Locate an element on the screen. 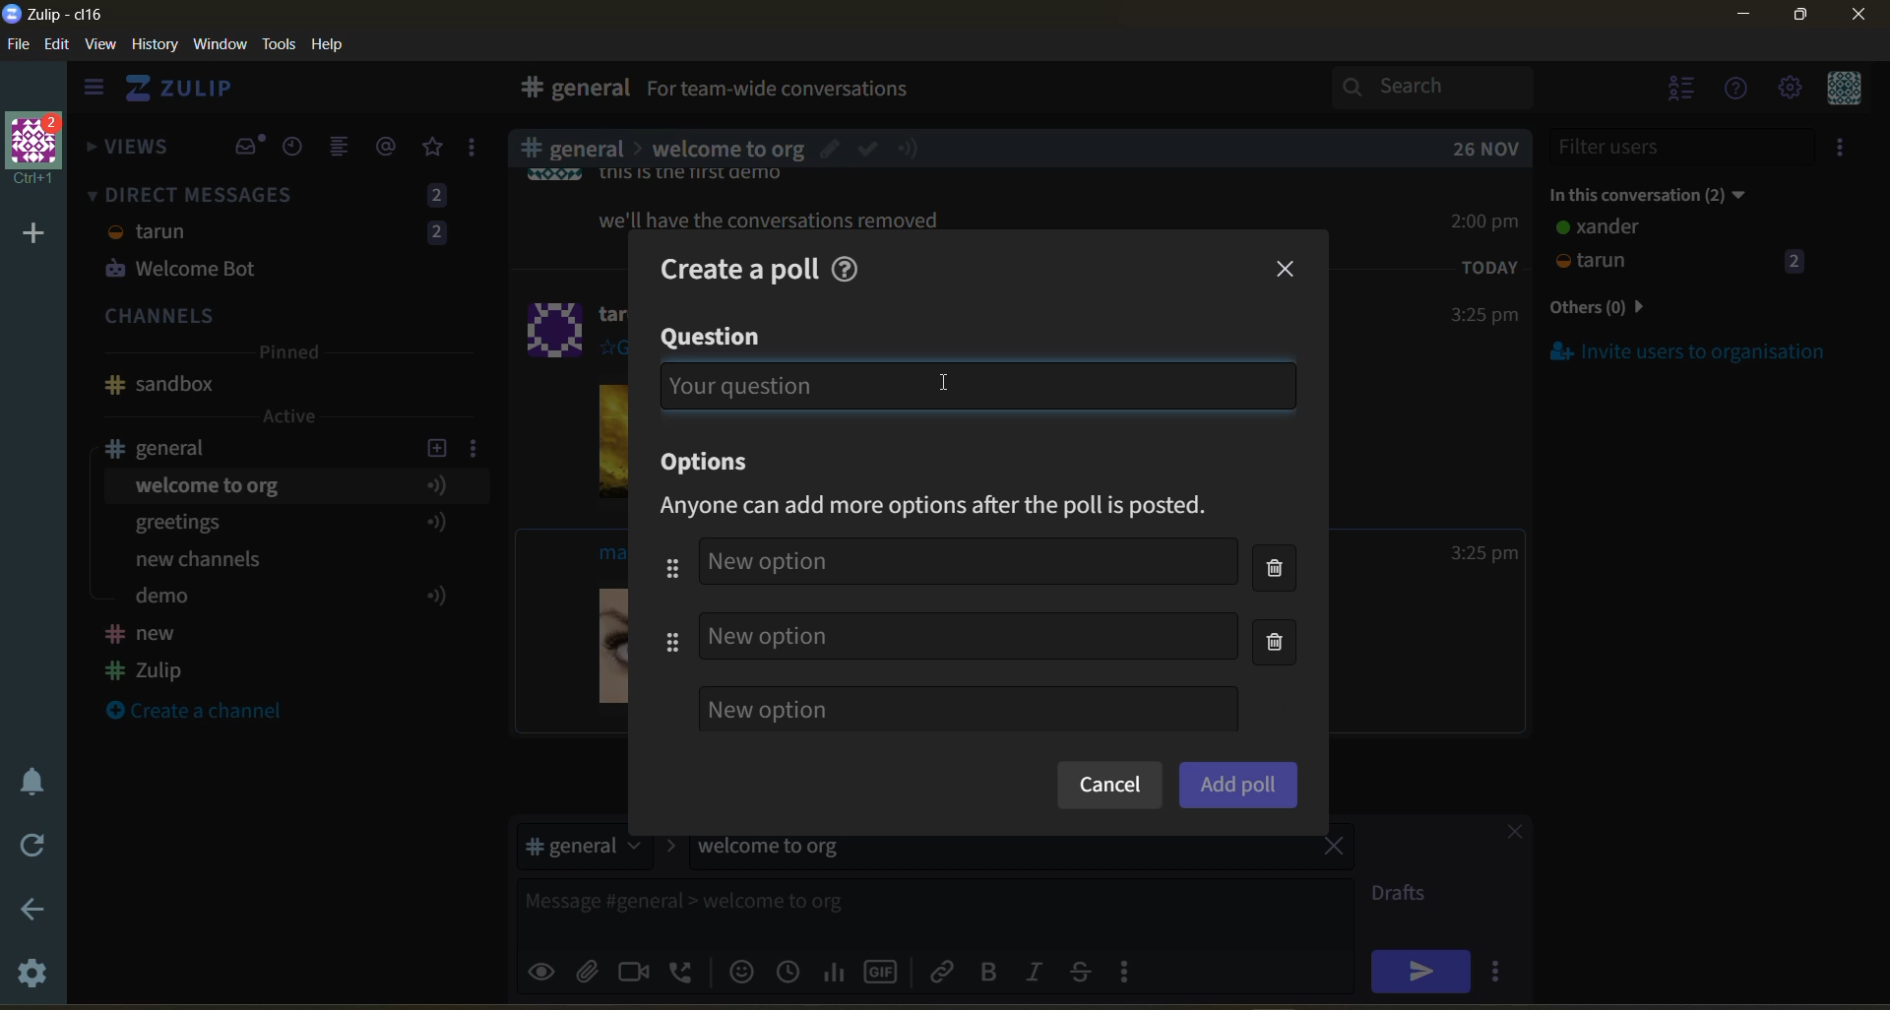  recent conversations is located at coordinates (299, 149).